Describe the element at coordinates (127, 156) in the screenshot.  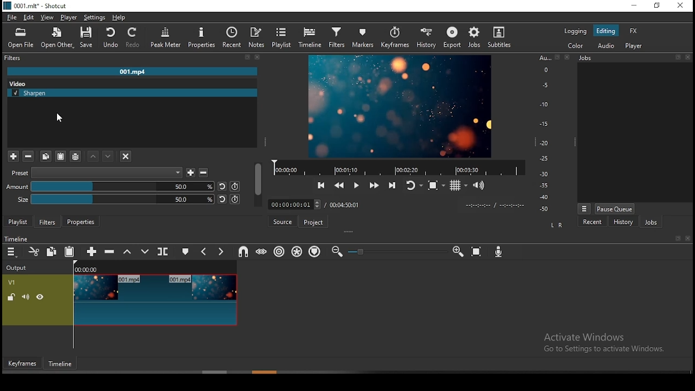
I see `deselect the filter` at that location.